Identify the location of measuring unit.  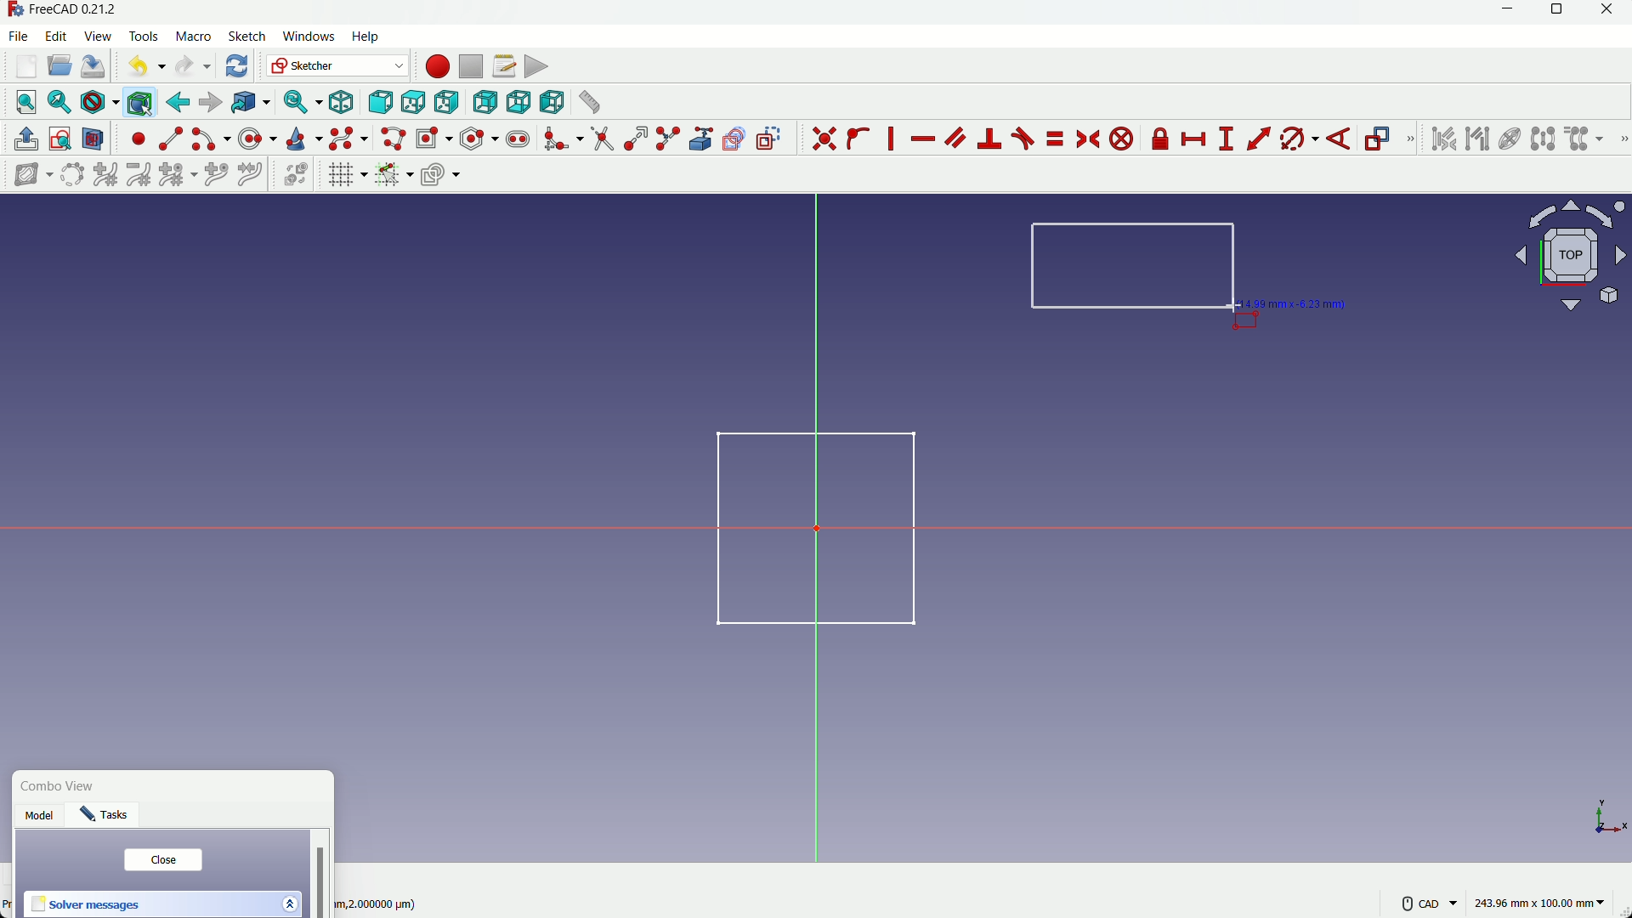
(1542, 904).